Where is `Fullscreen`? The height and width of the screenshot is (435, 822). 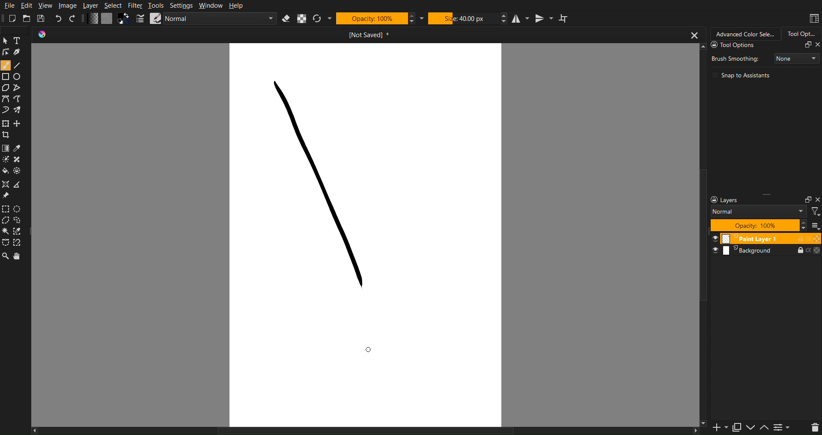
Fullscreen is located at coordinates (807, 45).